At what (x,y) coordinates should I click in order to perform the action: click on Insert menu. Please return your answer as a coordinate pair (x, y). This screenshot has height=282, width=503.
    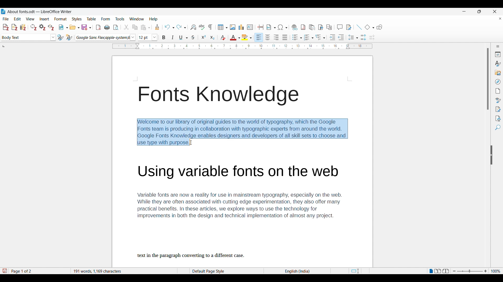
    Looking at the image, I should click on (44, 19).